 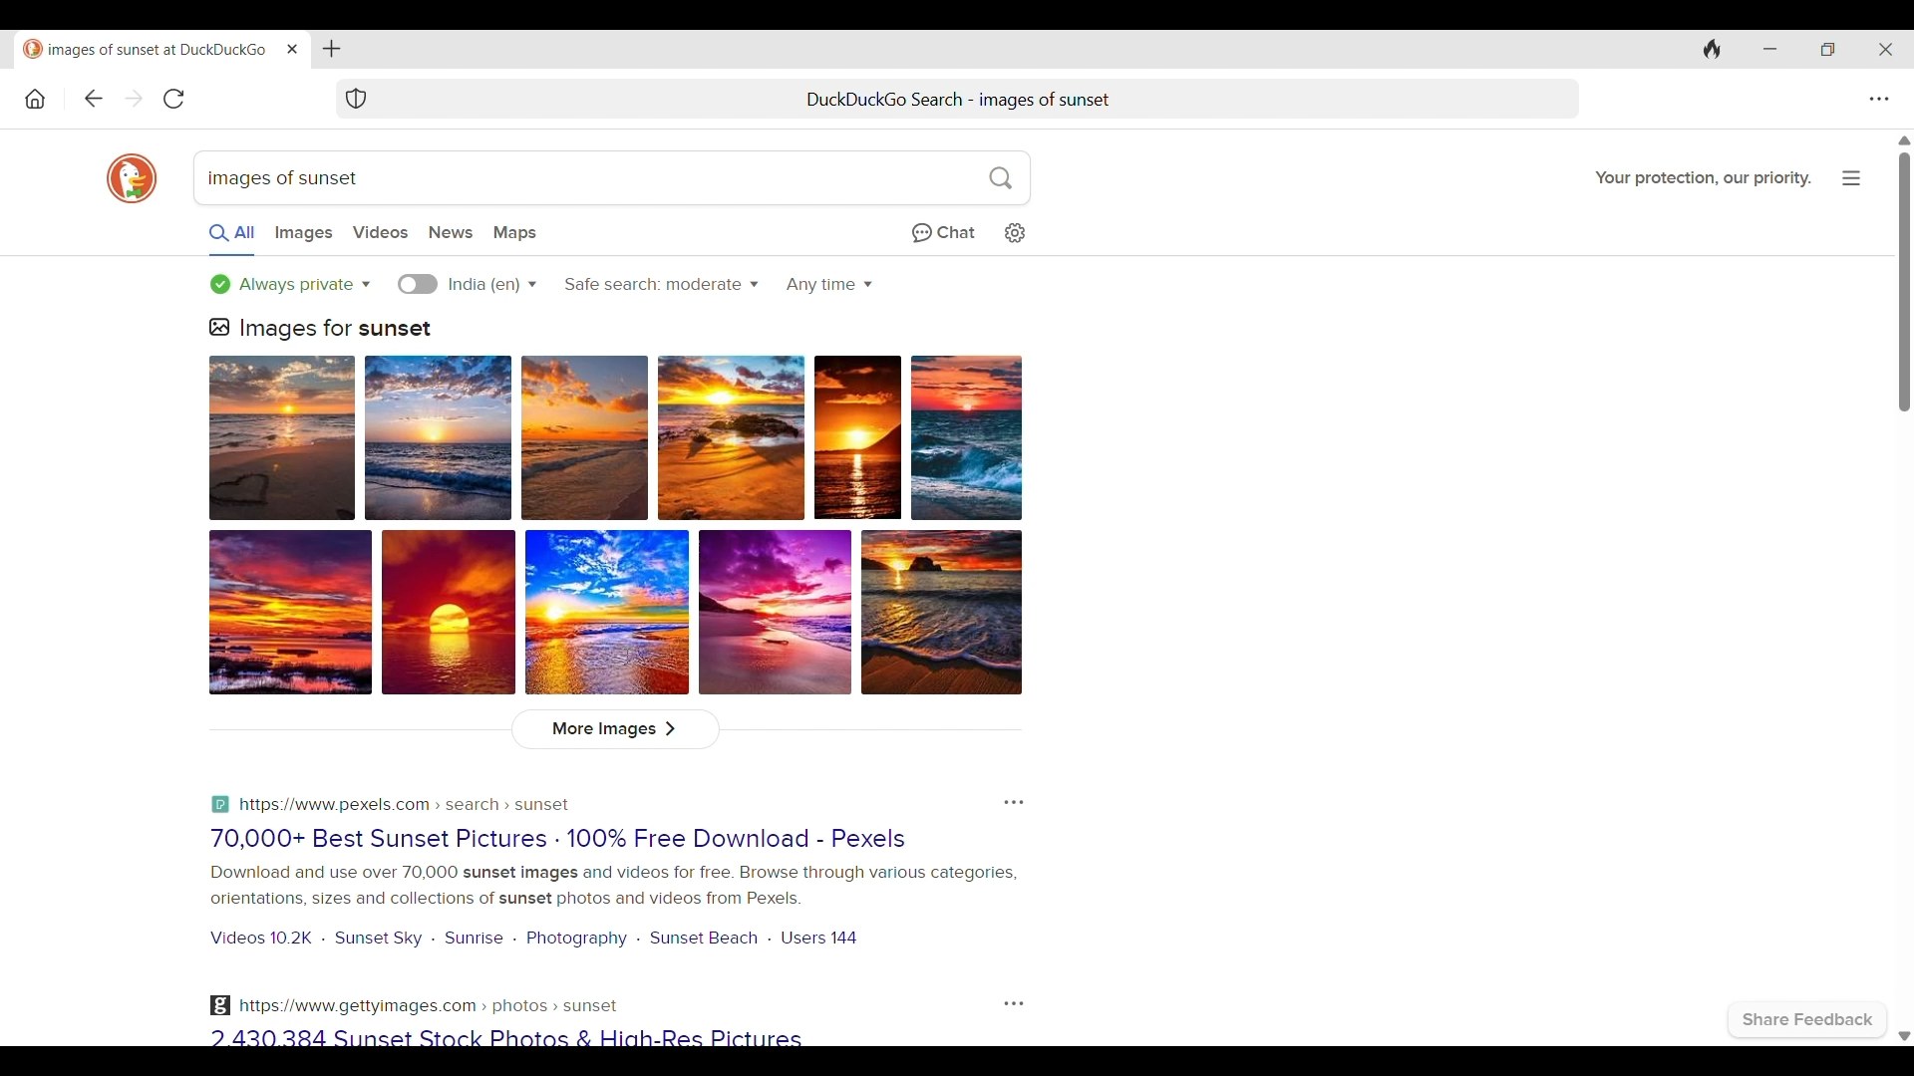 What do you see at coordinates (829, 285) in the screenshot?
I see `Options for time specific searches` at bounding box center [829, 285].